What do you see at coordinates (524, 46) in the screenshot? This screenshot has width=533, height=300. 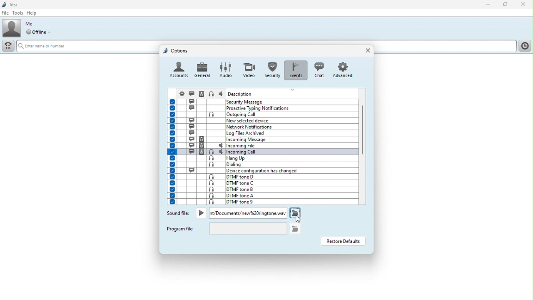 I see `History` at bounding box center [524, 46].